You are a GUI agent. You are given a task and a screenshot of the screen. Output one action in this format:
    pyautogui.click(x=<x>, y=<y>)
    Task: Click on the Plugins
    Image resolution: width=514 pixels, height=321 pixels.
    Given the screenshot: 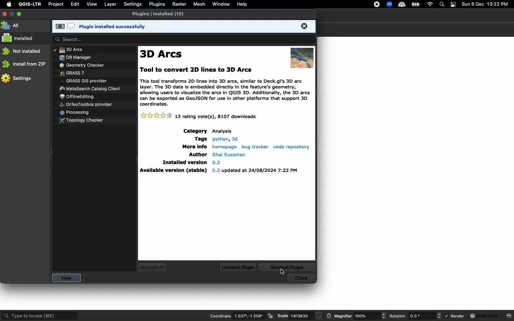 What is the action you would take?
    pyautogui.click(x=71, y=49)
    